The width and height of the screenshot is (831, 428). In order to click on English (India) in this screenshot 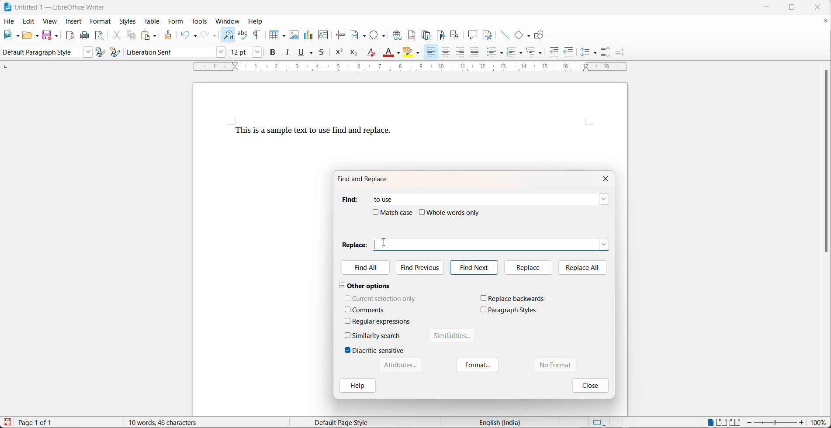, I will do `click(502, 422)`.